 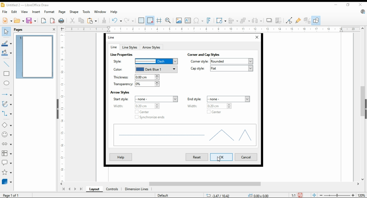 I want to click on shape, so click(x=74, y=12).